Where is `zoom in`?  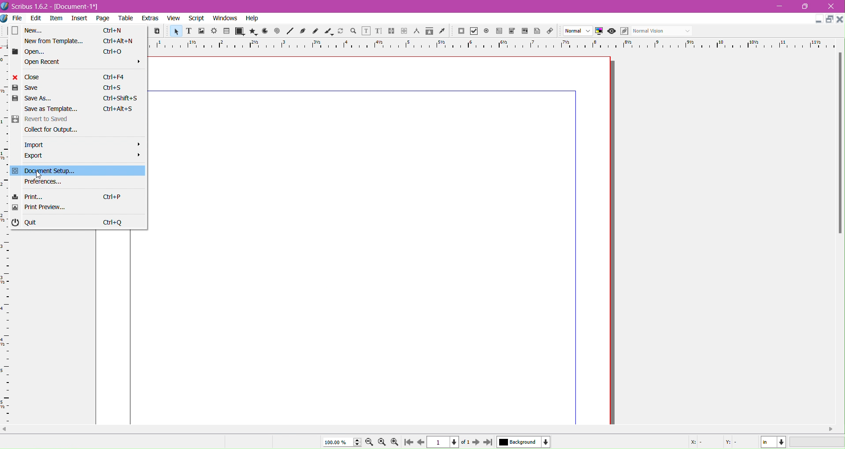
zoom in is located at coordinates (394, 442).